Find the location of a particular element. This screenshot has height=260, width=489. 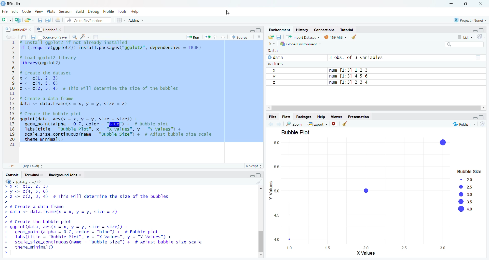

clear viewer is located at coordinates (345, 124).